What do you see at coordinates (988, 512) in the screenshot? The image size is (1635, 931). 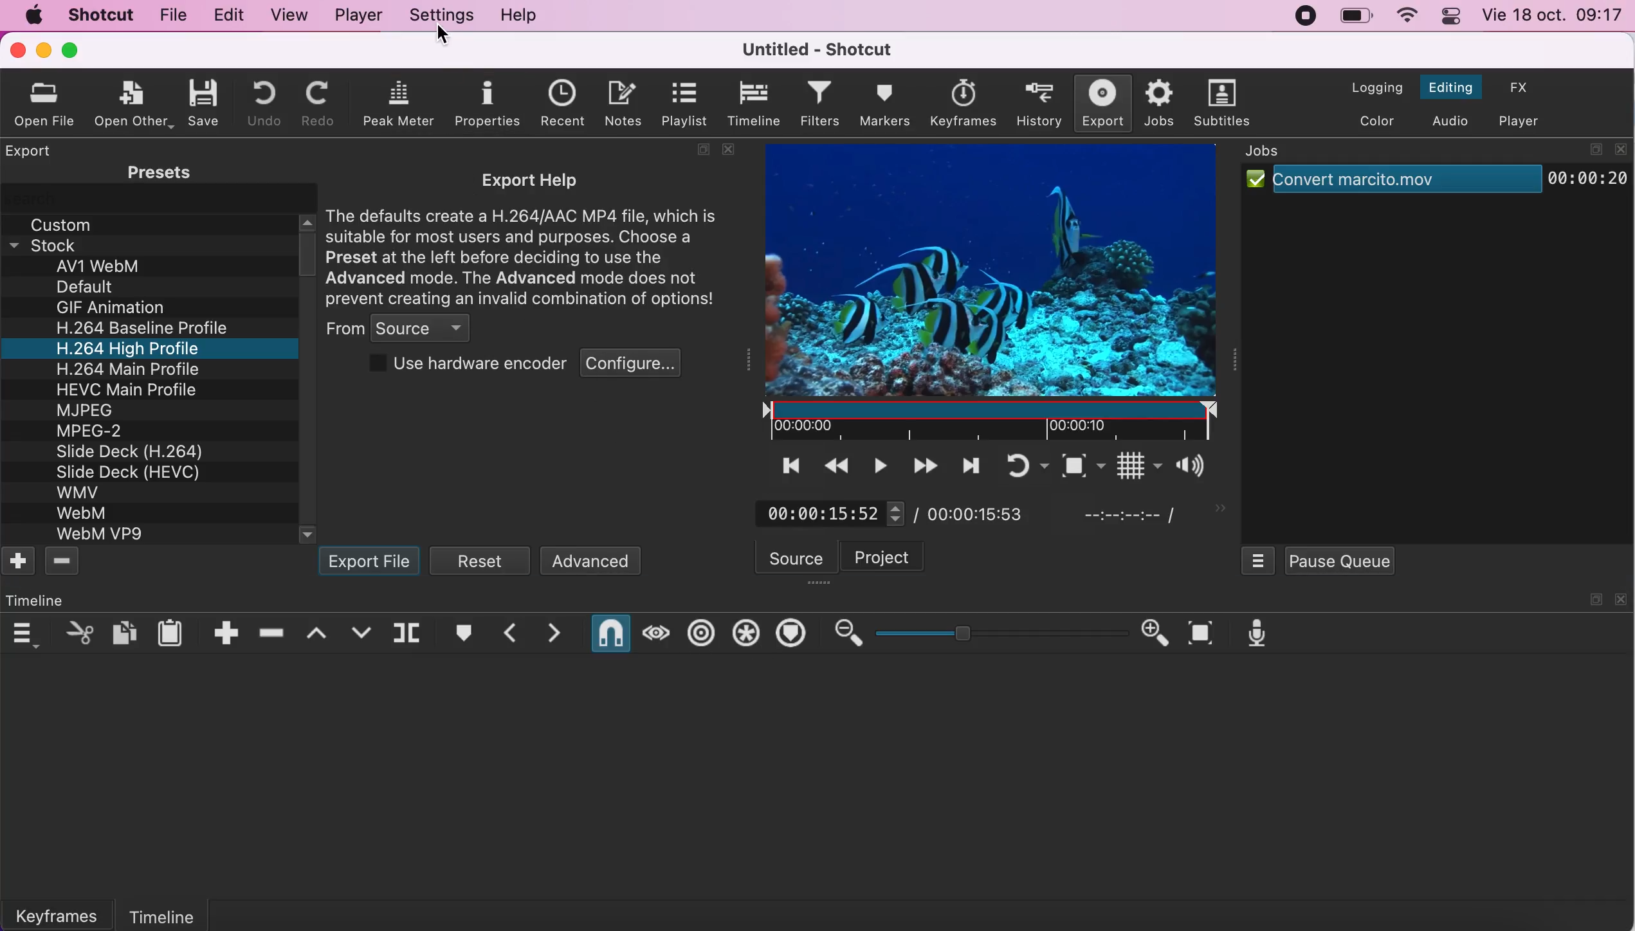 I see `total duration` at bounding box center [988, 512].